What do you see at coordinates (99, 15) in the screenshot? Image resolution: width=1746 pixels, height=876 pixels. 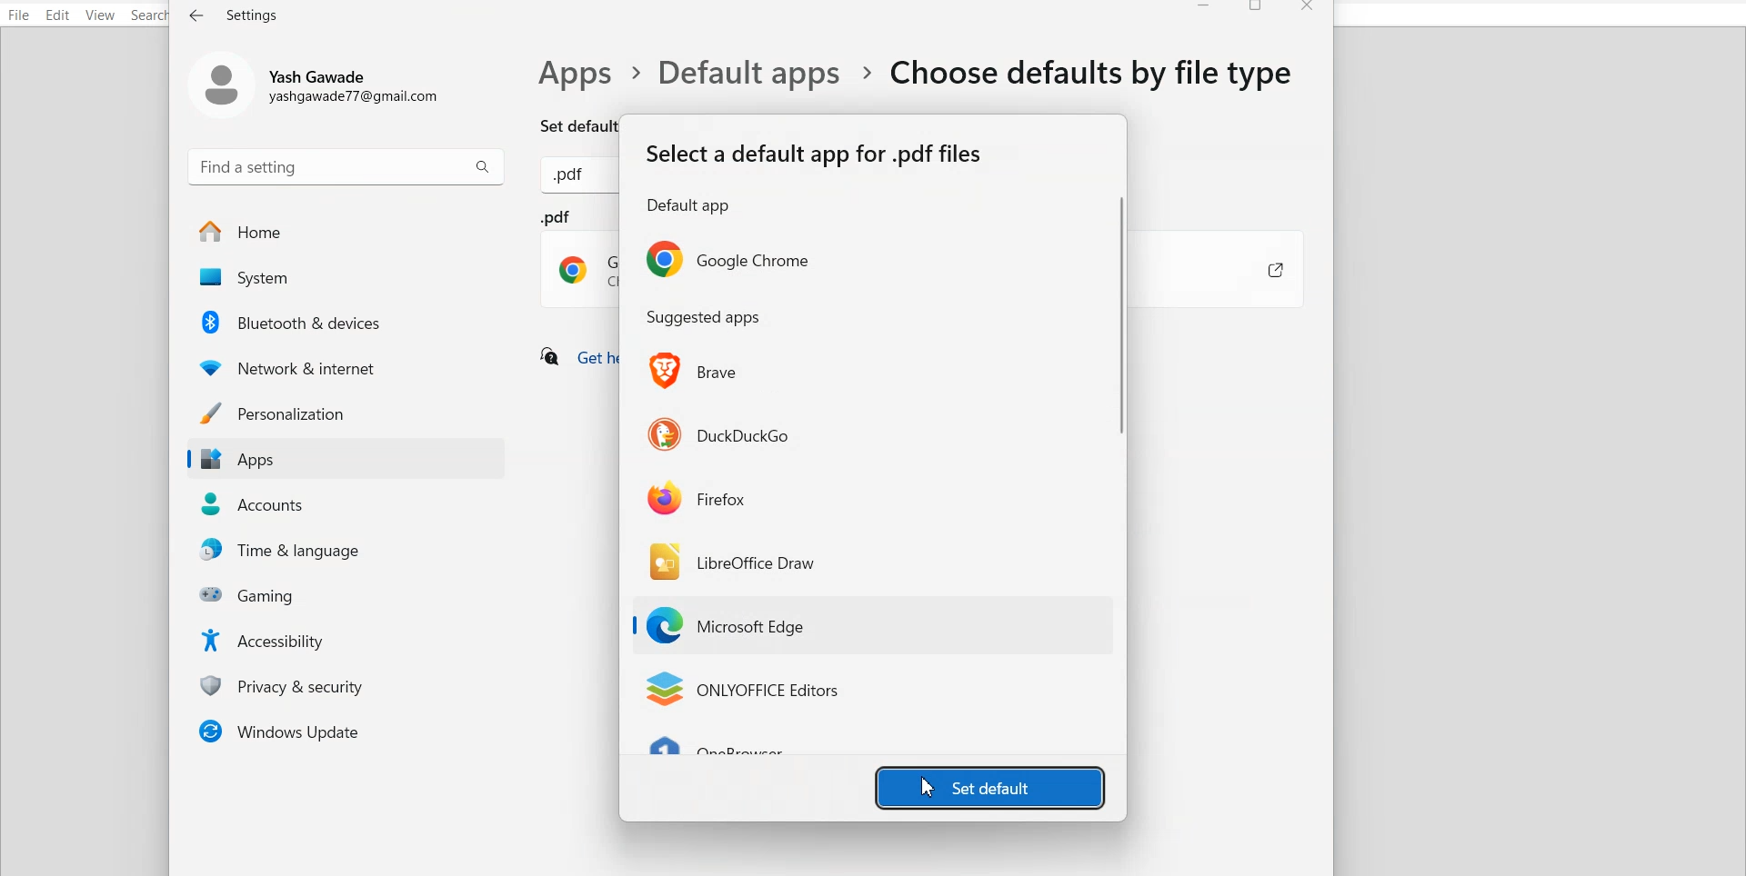 I see `View` at bounding box center [99, 15].